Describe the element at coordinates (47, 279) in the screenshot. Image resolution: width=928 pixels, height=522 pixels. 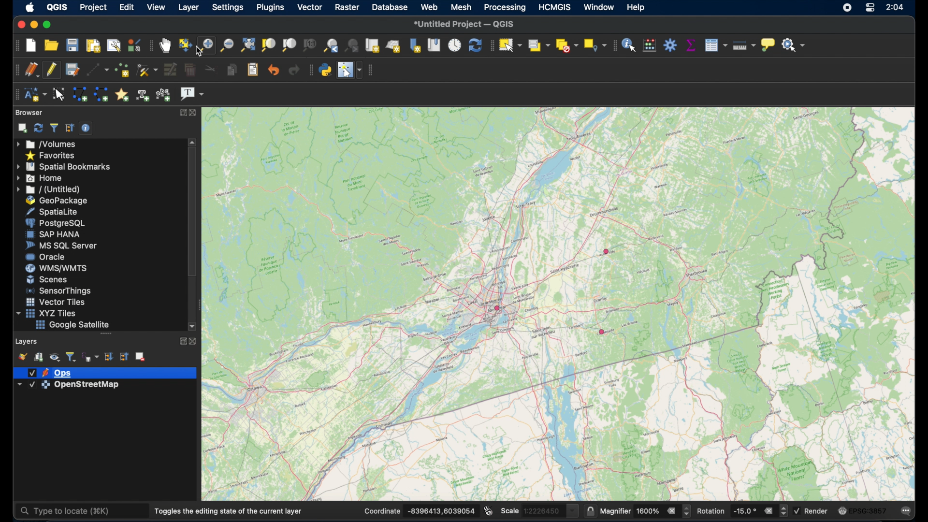
I see `scenes` at that location.